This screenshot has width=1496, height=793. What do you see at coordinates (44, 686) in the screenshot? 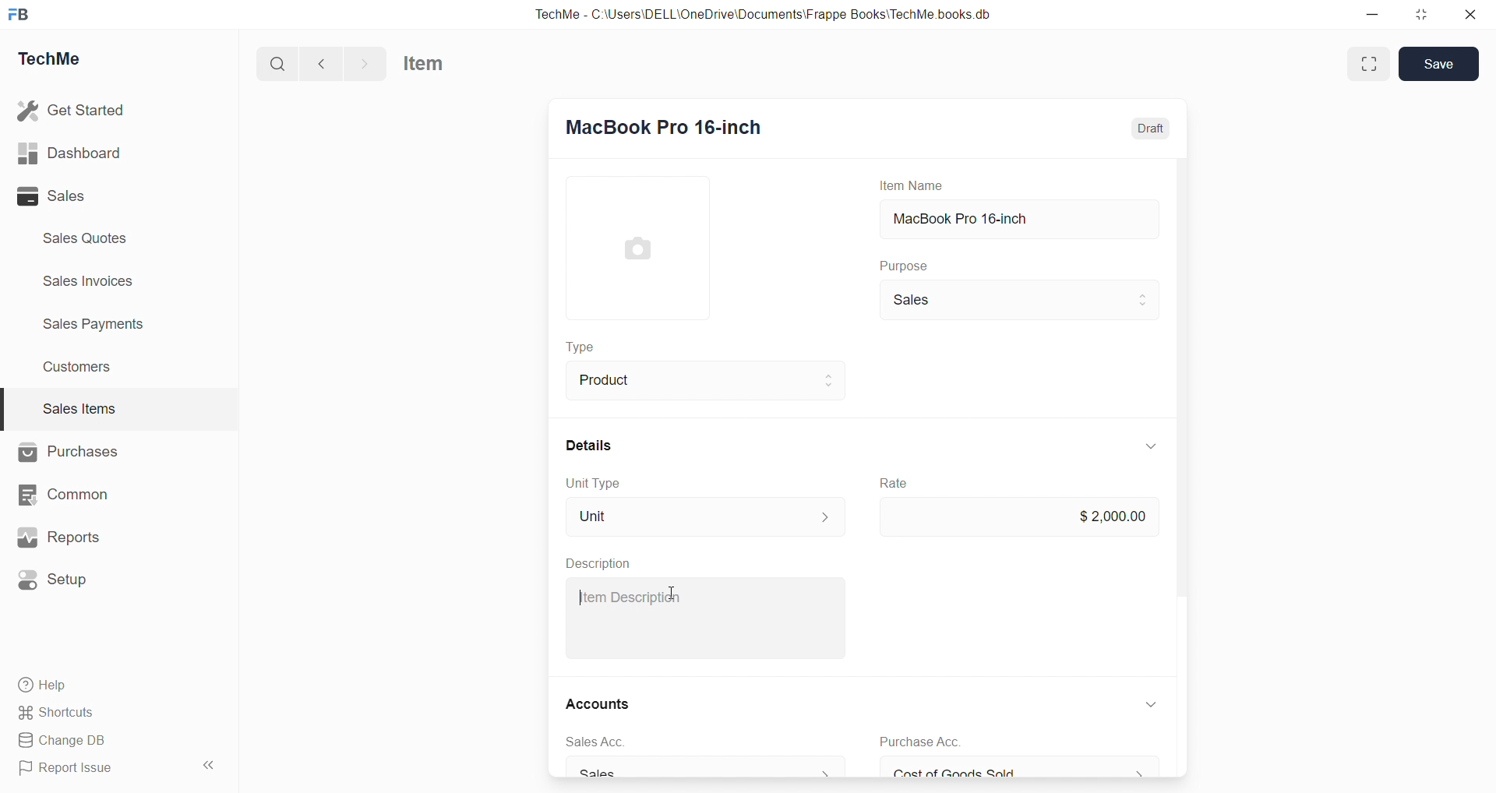
I see `Help` at bounding box center [44, 686].